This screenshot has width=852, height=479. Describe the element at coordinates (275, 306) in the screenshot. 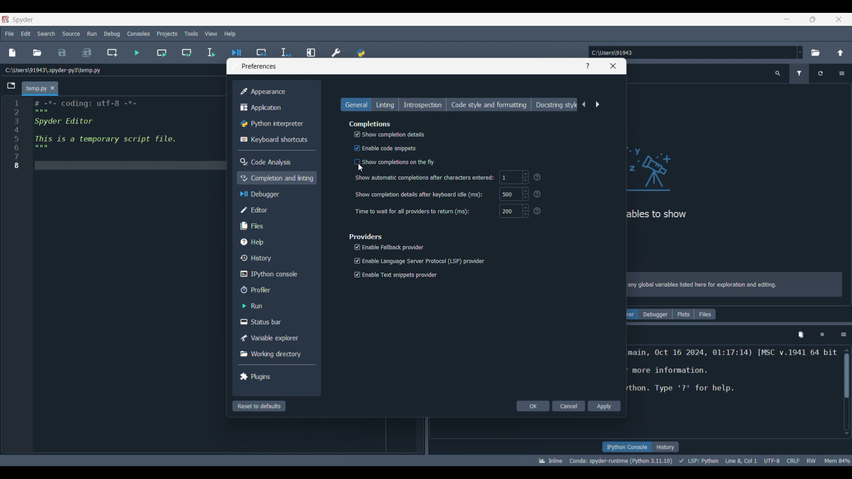

I see `Run` at that location.